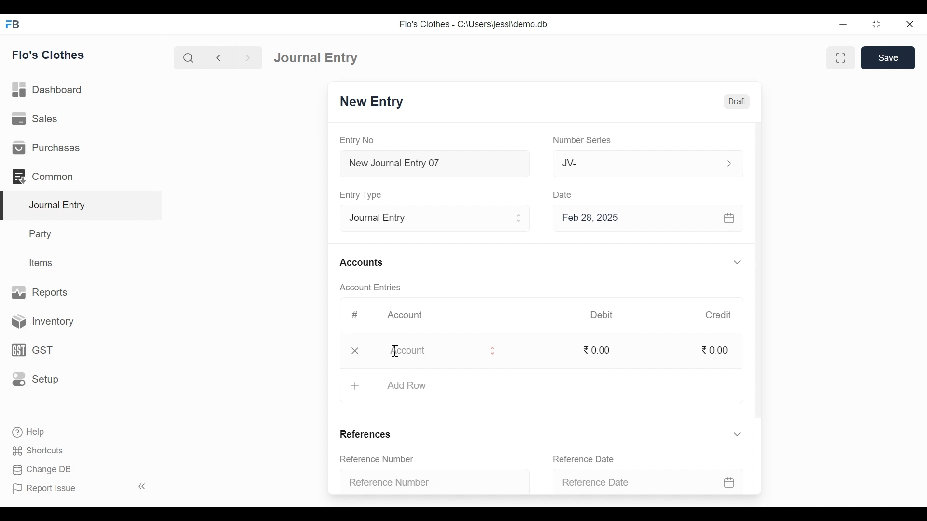  What do you see at coordinates (600, 350) in the screenshot?
I see `0.00` at bounding box center [600, 350].